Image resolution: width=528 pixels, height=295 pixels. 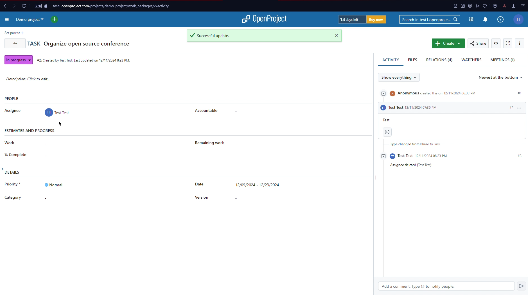 What do you see at coordinates (8, 19) in the screenshot?
I see `More` at bounding box center [8, 19].